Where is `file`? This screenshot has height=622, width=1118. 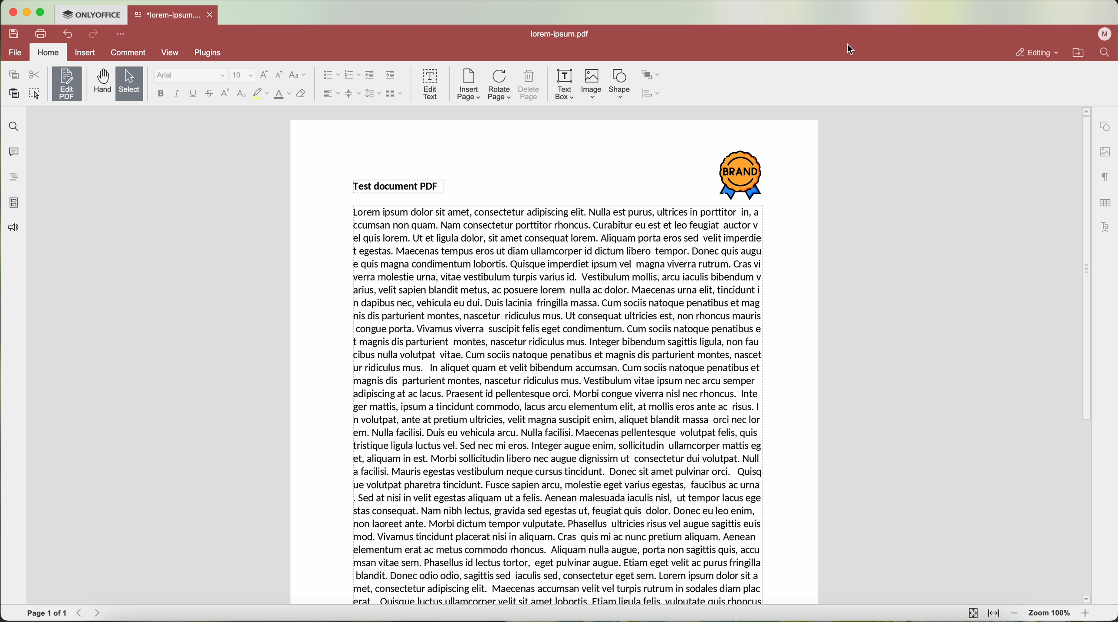
file is located at coordinates (13, 53).